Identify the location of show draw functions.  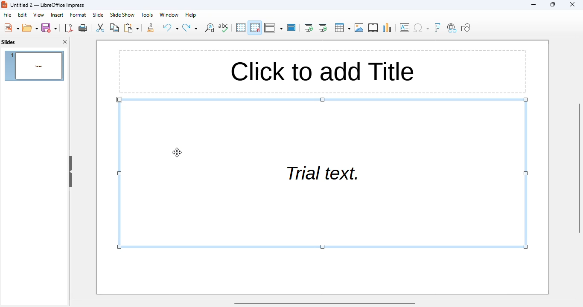
(466, 27).